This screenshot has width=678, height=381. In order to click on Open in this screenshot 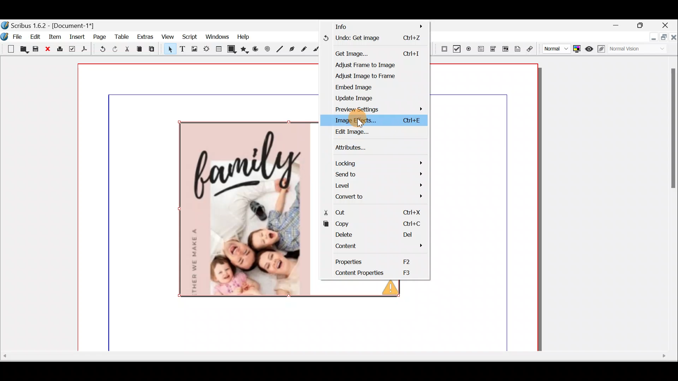, I will do `click(24, 50)`.